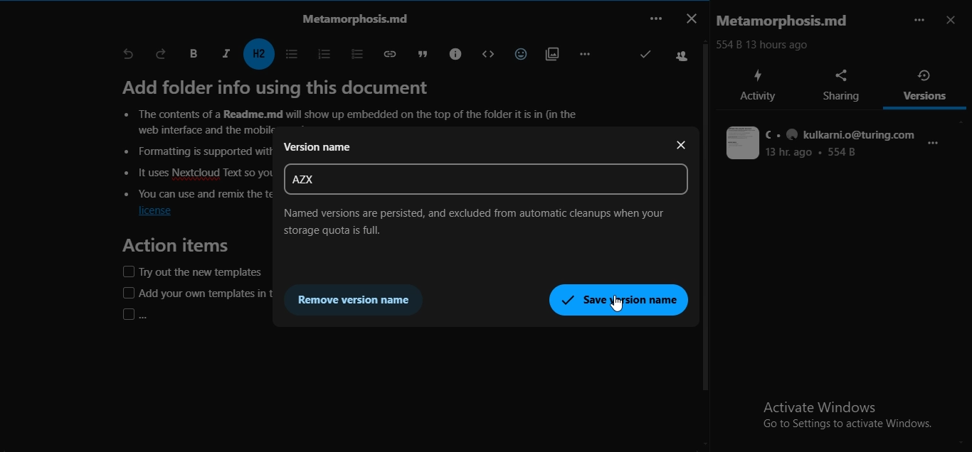 This screenshot has width=972, height=452. I want to click on redo, so click(162, 53).